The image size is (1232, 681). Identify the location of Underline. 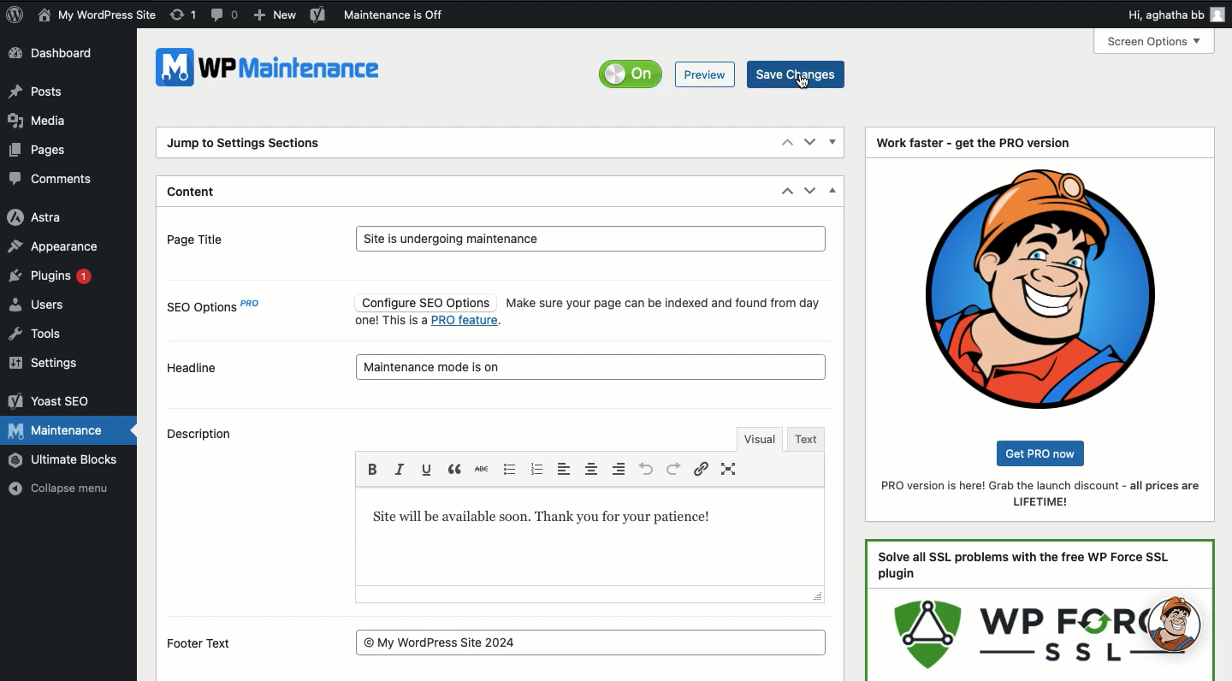
(427, 469).